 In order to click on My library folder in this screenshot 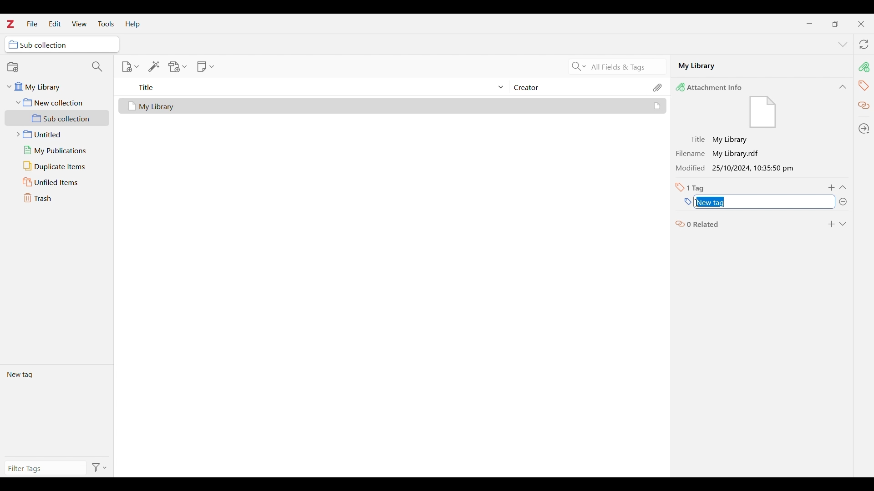, I will do `click(56, 85)`.